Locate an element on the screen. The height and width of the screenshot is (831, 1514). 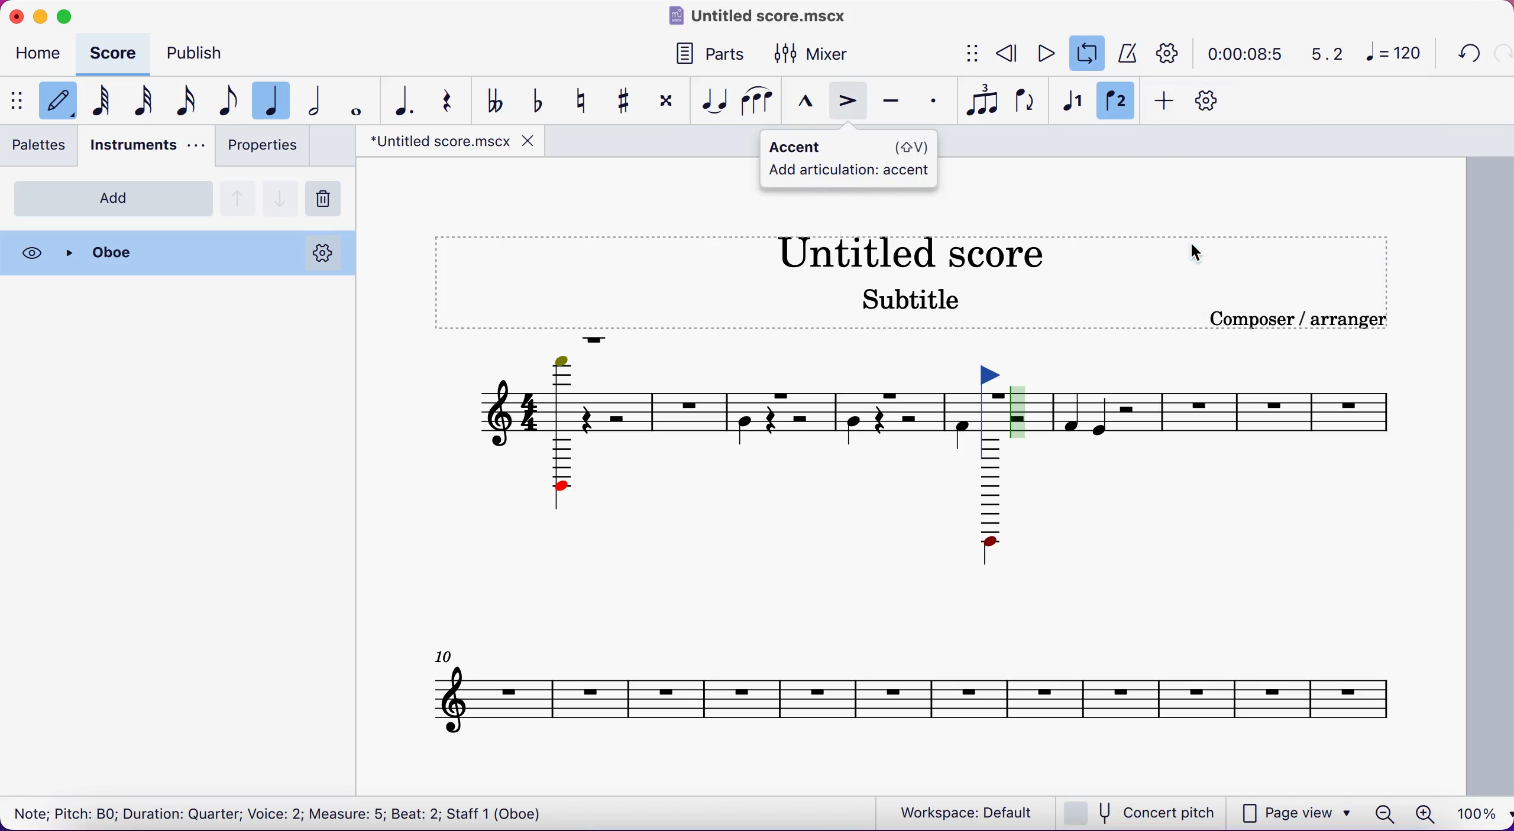
page view is located at coordinates (1296, 812).